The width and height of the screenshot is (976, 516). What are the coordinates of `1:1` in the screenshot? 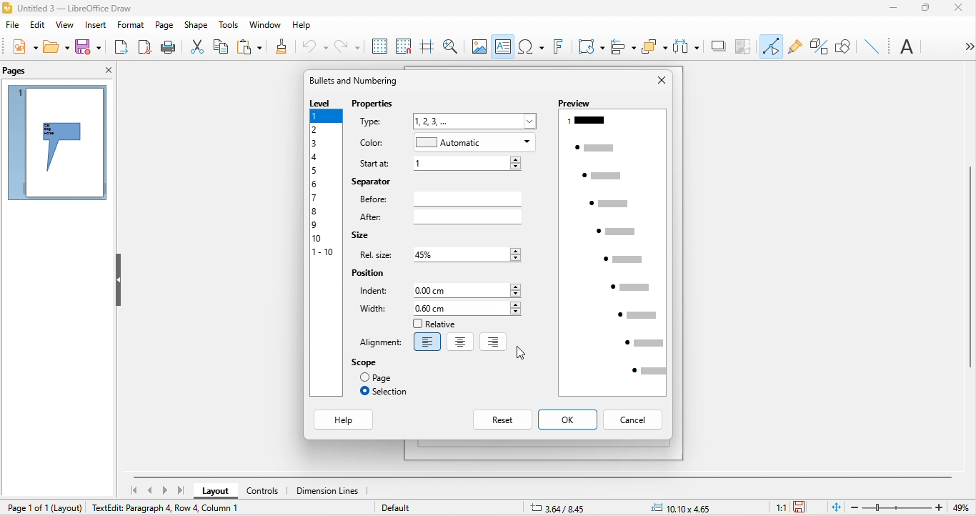 It's located at (777, 507).